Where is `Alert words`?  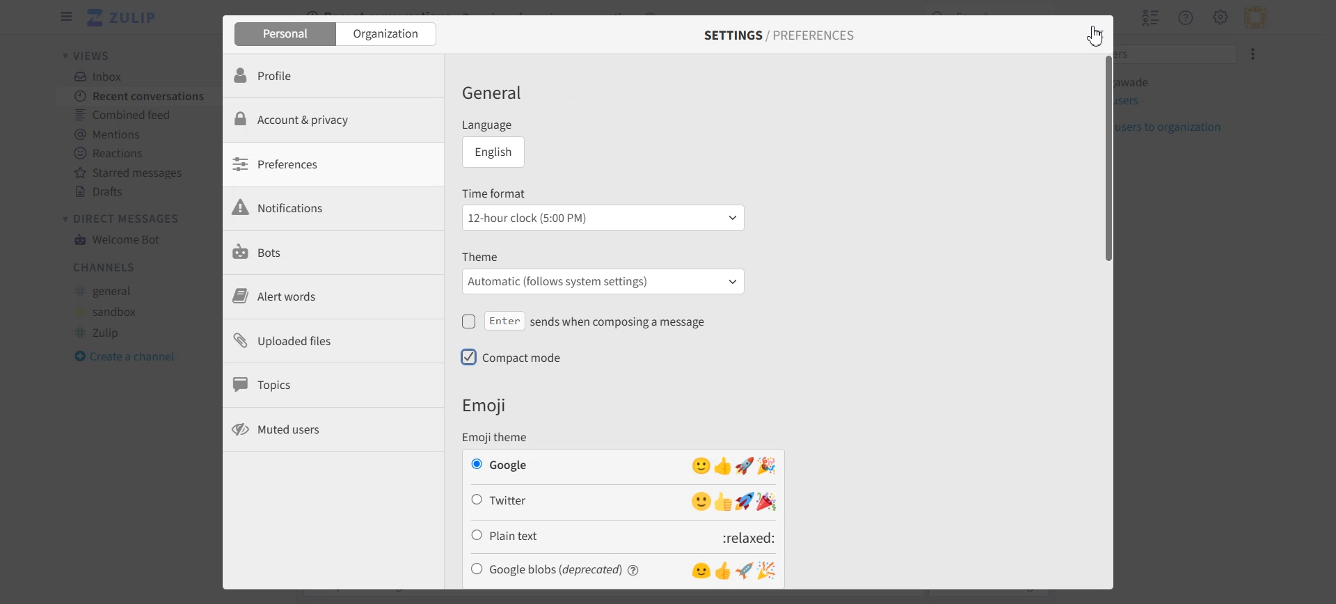 Alert words is located at coordinates (333, 296).